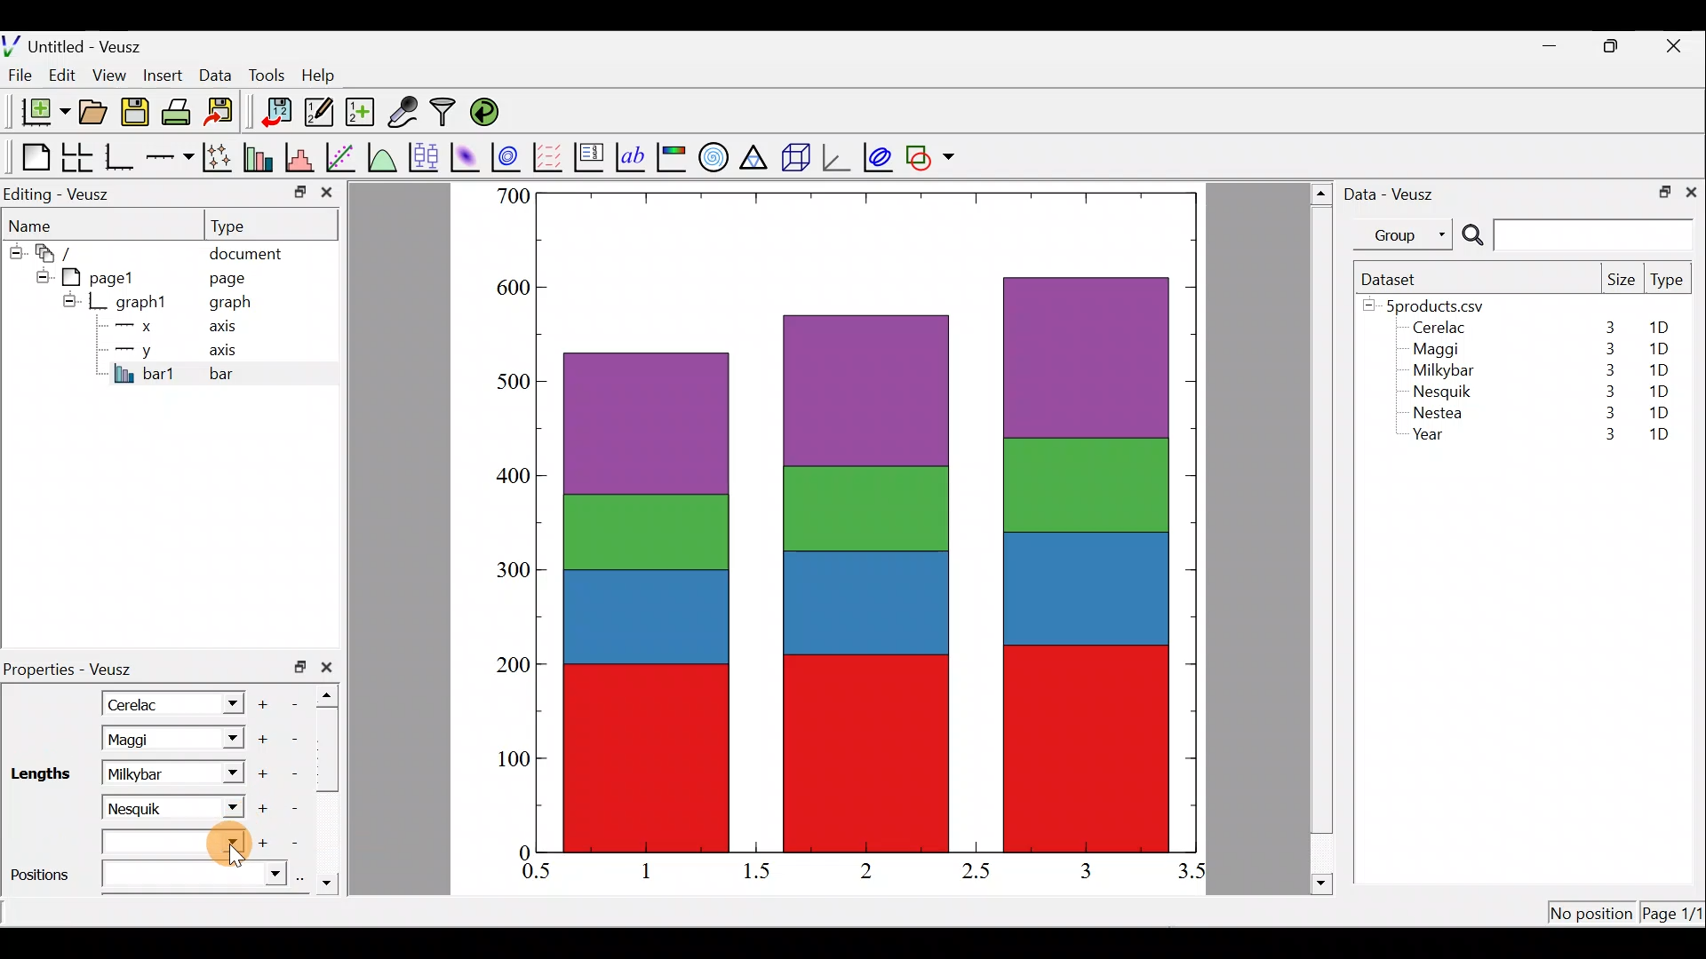  What do you see at coordinates (226, 277) in the screenshot?
I see `page` at bounding box center [226, 277].